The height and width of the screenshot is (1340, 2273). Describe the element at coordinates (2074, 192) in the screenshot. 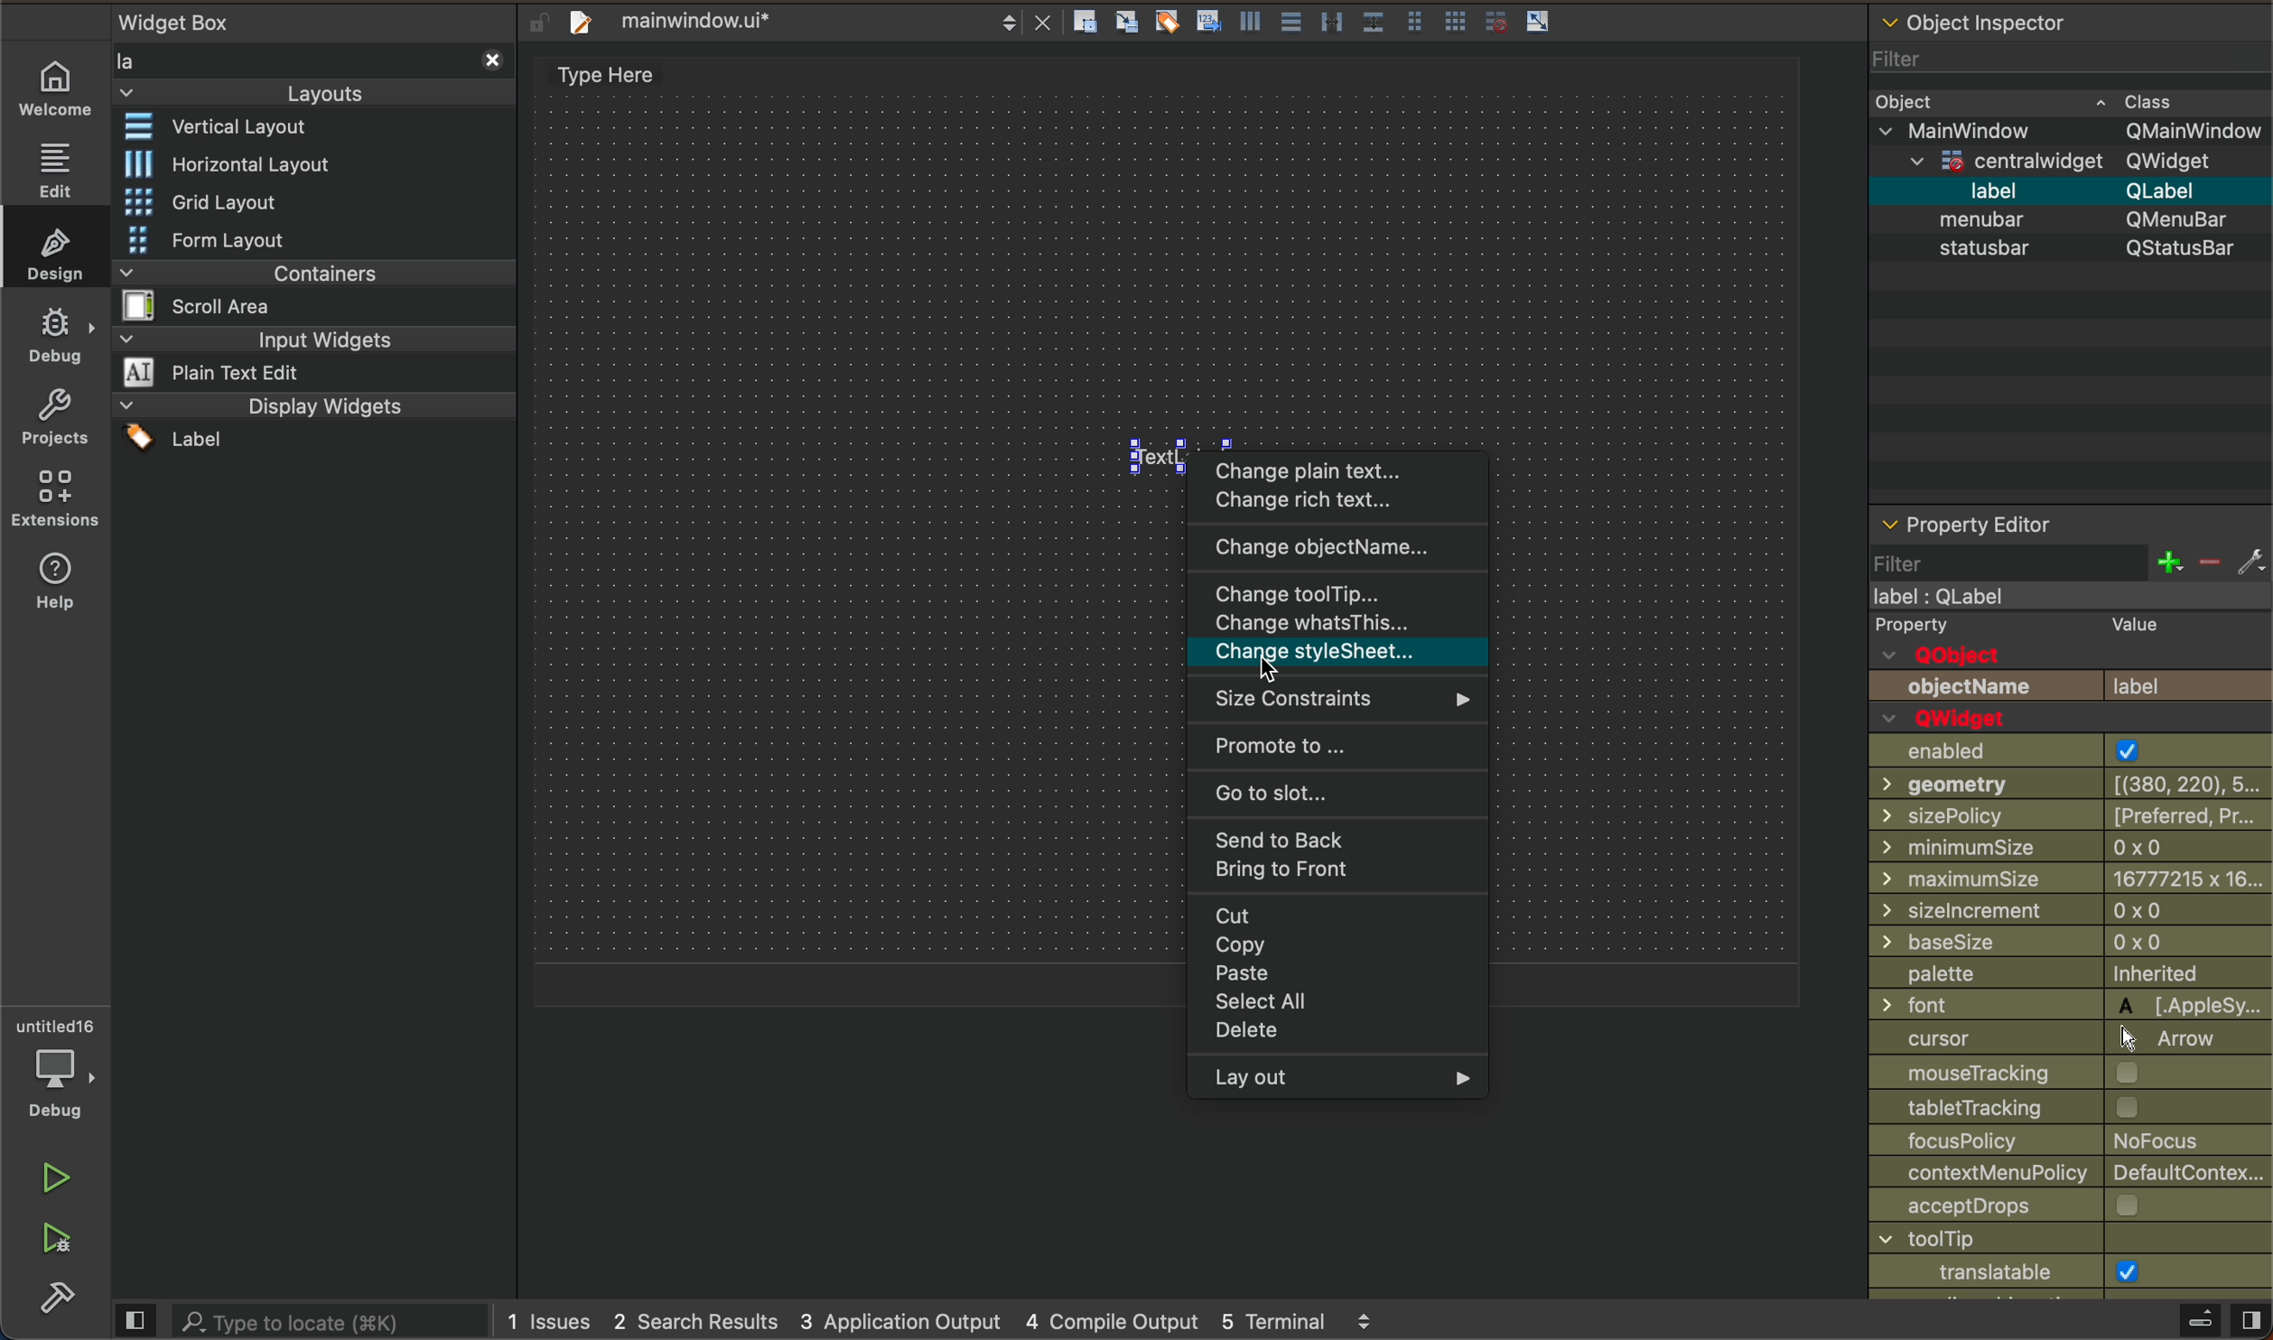

I see `label` at that location.